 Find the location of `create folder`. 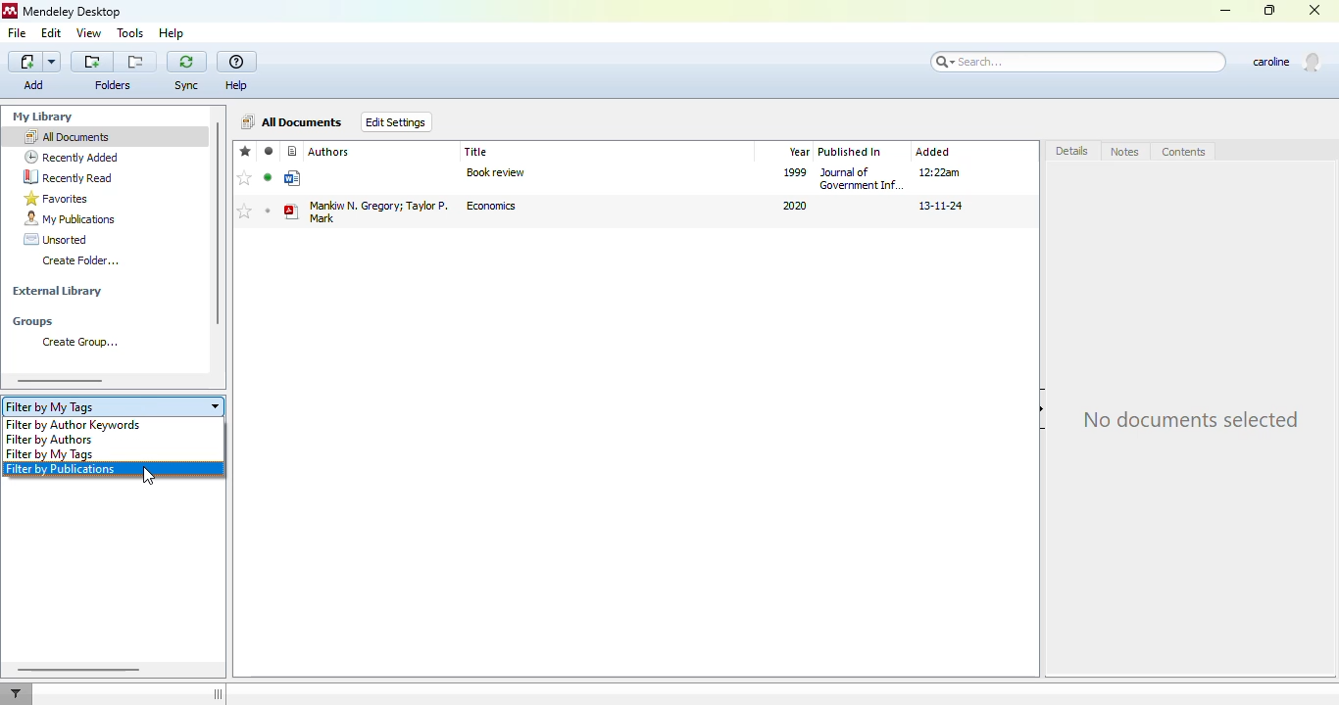

create folder is located at coordinates (80, 260).